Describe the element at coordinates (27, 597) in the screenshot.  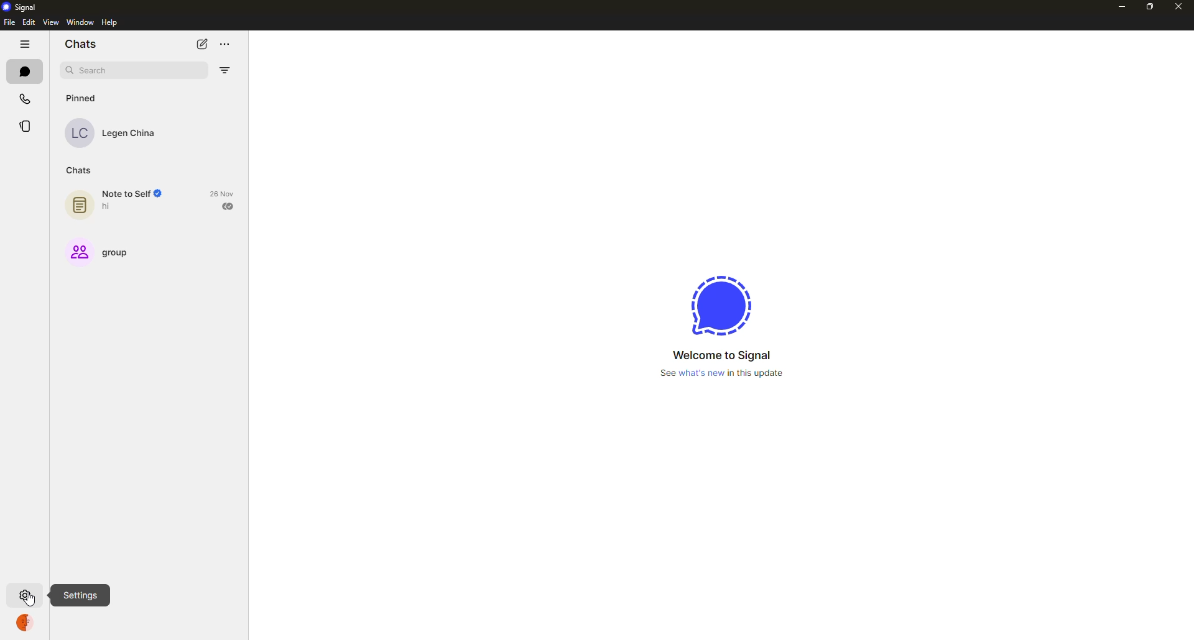
I see `settings` at that location.